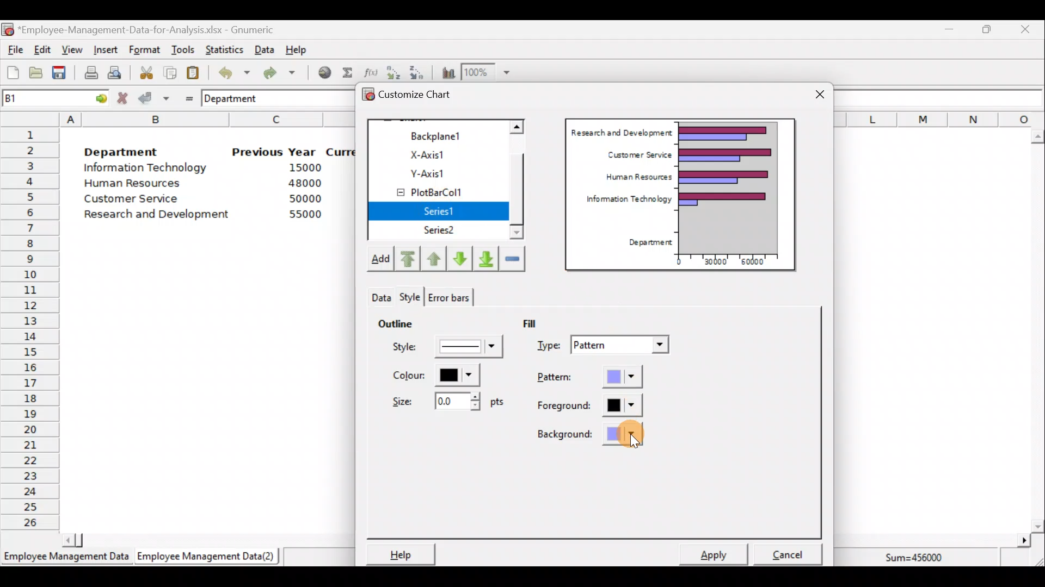 The width and height of the screenshot is (1045, 587). I want to click on Remove, so click(512, 258).